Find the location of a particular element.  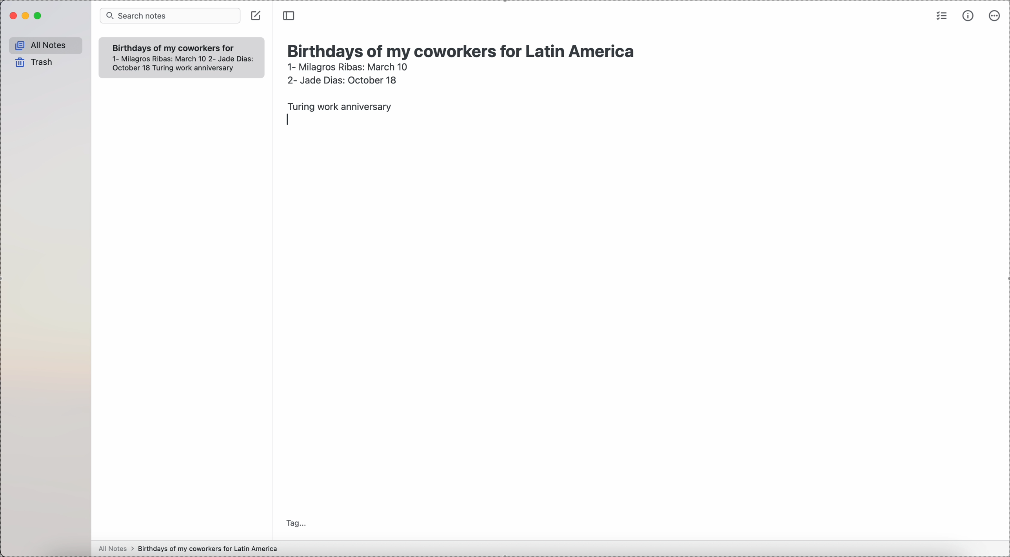

Birthdays of my coworkers for Latin America is located at coordinates (465, 49).